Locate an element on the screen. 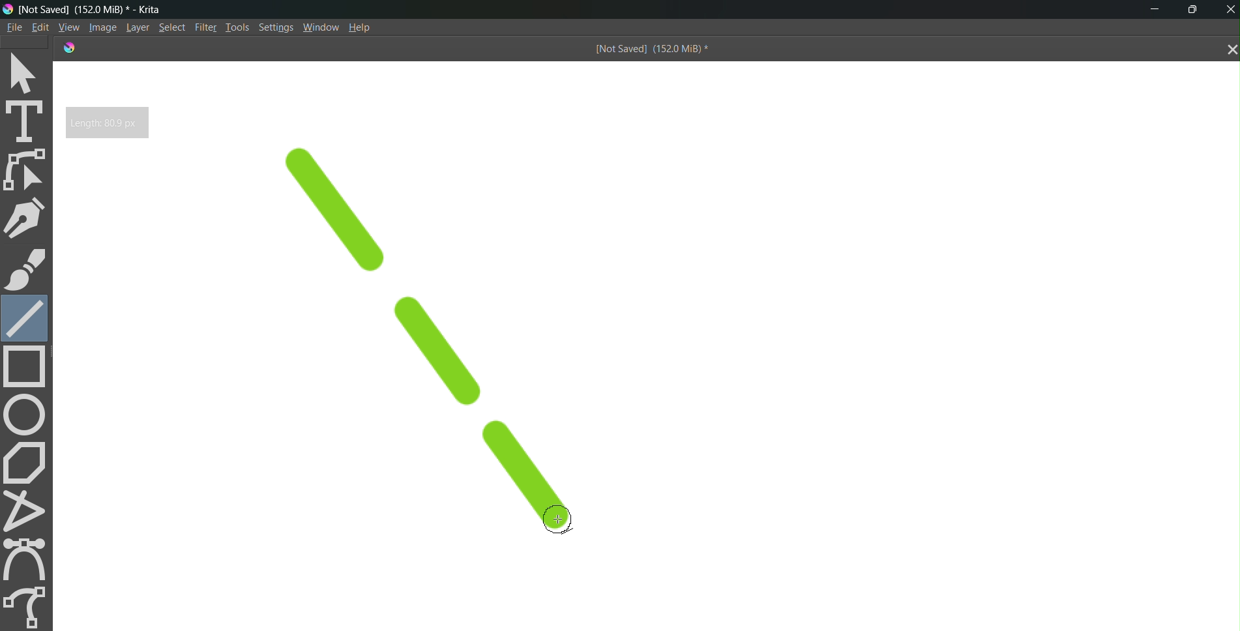  Layer is located at coordinates (135, 28).